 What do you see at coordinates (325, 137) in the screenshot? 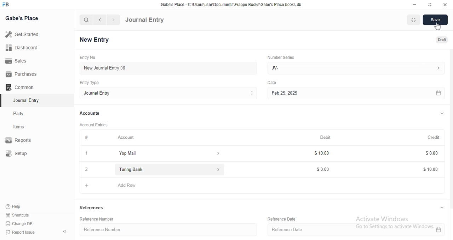
I see `Debit` at bounding box center [325, 137].